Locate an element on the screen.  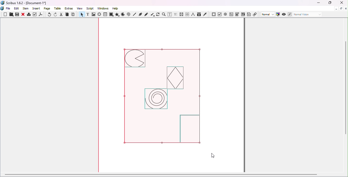
Edit in Preview mode is located at coordinates (289, 14).